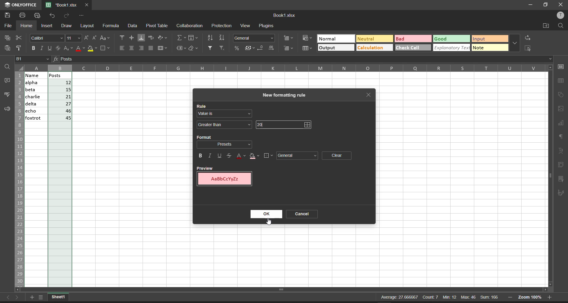 Image resolution: width=568 pixels, height=303 pixels. I want to click on maximize, so click(546, 5).